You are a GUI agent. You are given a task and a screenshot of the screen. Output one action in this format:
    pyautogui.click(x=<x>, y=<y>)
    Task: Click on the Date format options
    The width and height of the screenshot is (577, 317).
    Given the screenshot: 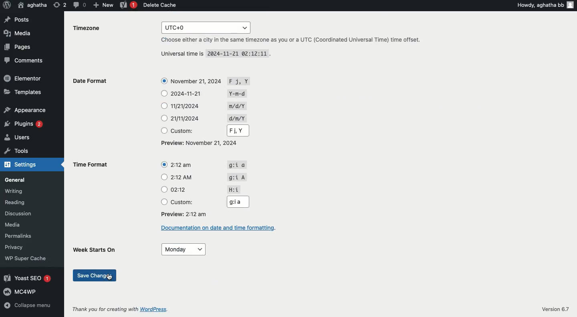 What is the action you would take?
    pyautogui.click(x=189, y=105)
    